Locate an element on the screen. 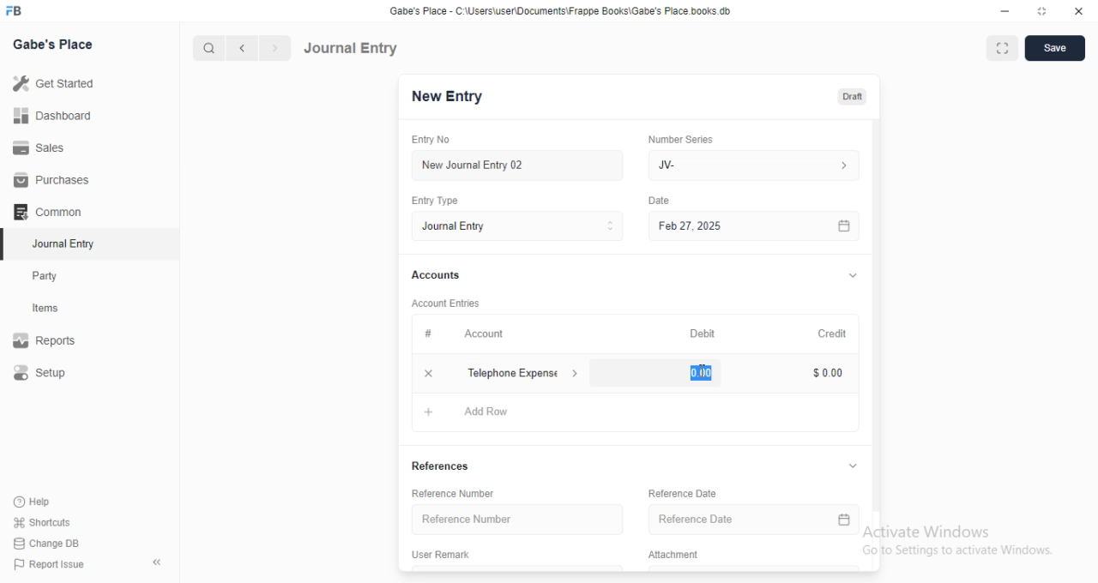 The image size is (1098, 583). | Report Issue is located at coordinates (51, 564).